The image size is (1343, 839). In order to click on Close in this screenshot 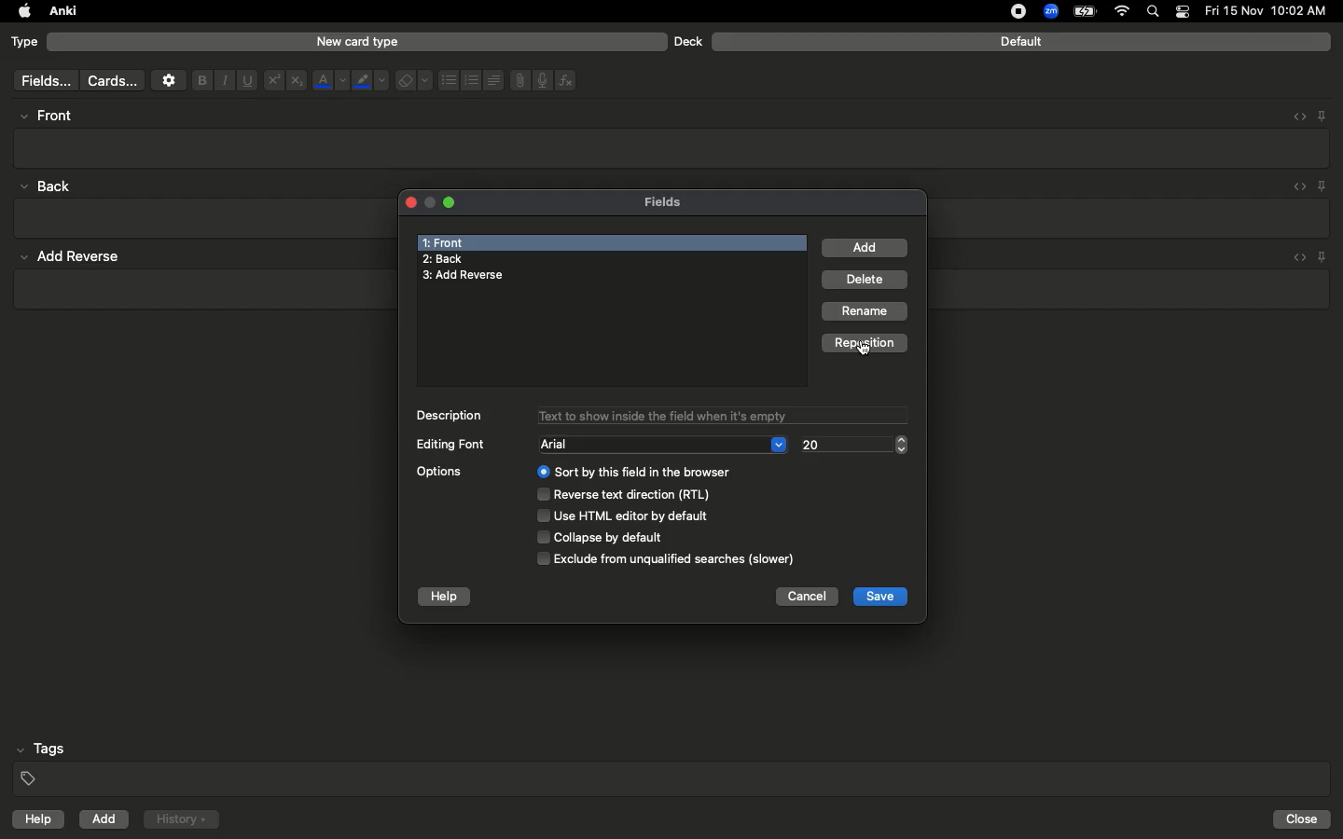, I will do `click(408, 201)`.